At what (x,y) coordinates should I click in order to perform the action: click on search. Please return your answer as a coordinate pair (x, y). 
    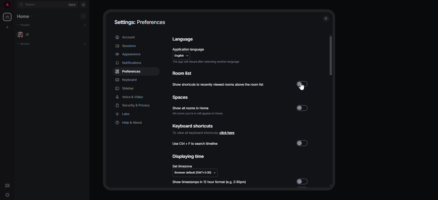
    Looking at the image, I should click on (32, 5).